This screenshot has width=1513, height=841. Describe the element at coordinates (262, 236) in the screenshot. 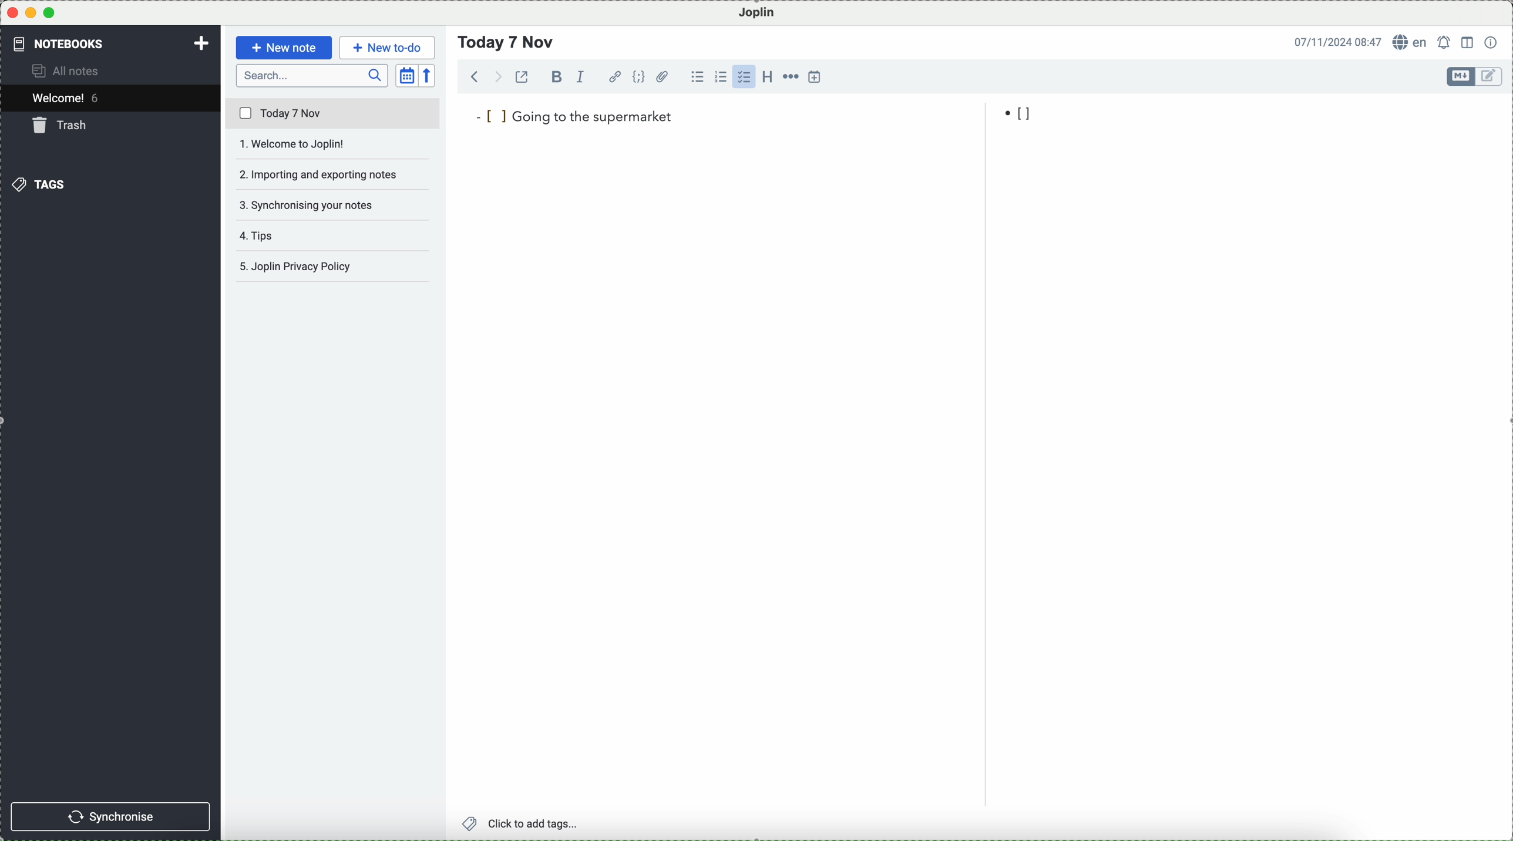

I see `tips` at that location.